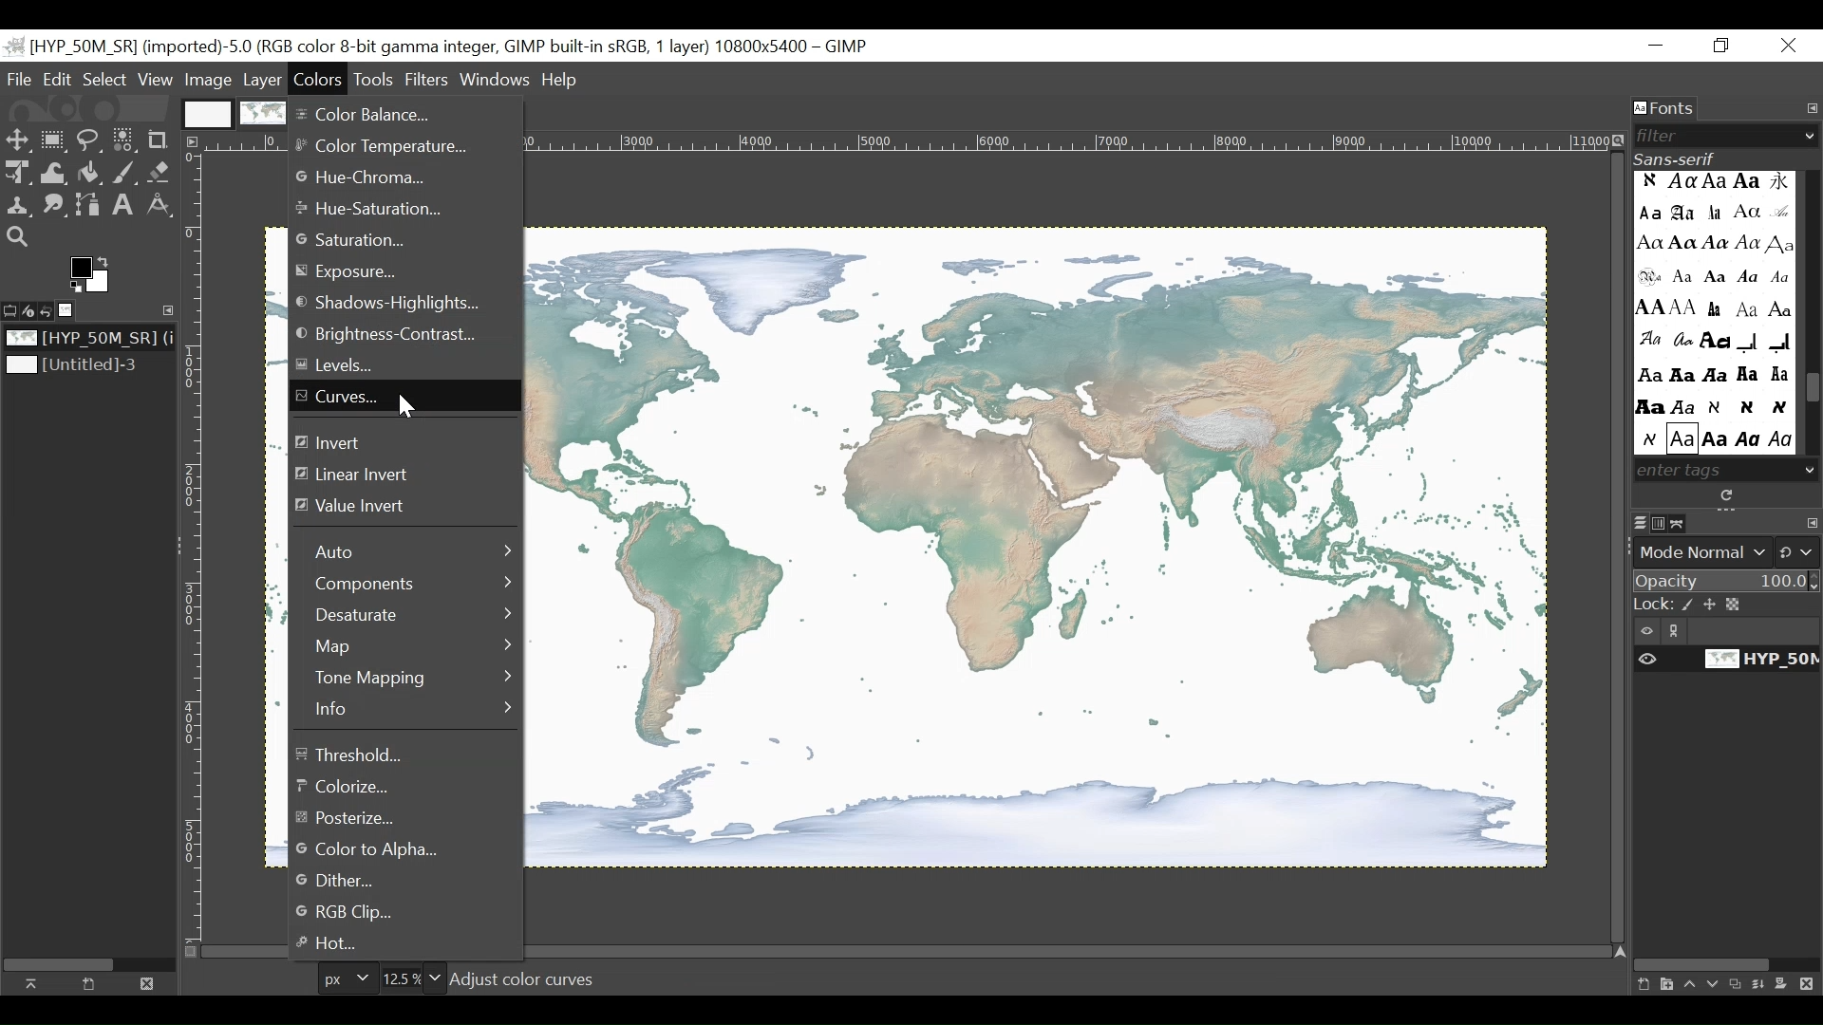  Describe the element at coordinates (438, 45) in the screenshot. I see `untitled -36.0 (rgb color 8-bit gamma integer , gimp built in stgb, 1 layer) 1174x788 - gimp` at that location.